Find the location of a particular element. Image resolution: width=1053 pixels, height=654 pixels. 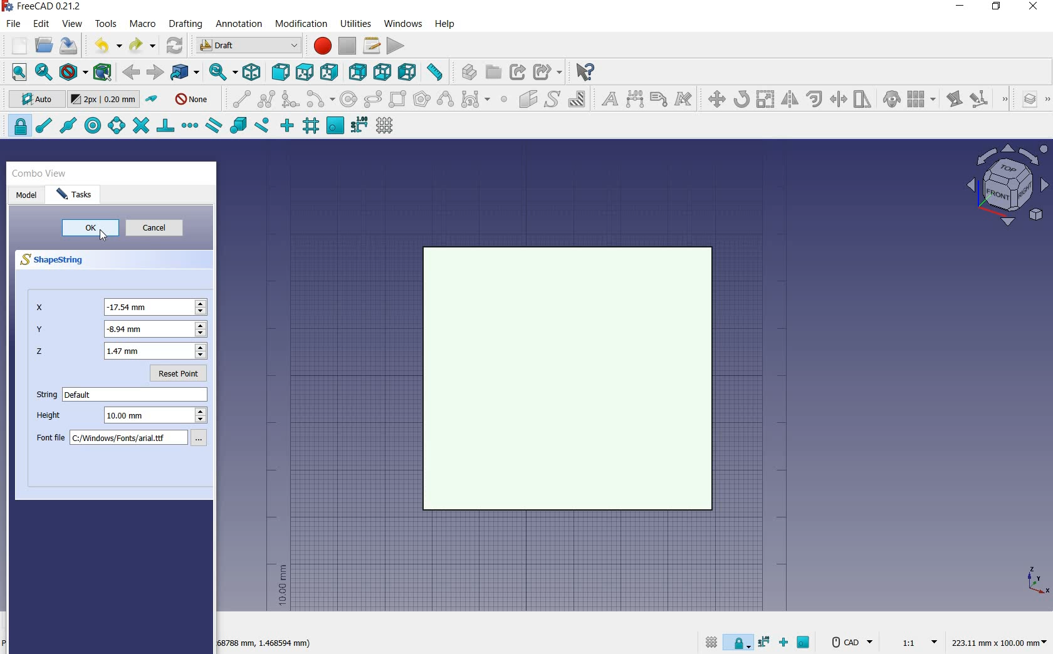

snap near is located at coordinates (260, 127).